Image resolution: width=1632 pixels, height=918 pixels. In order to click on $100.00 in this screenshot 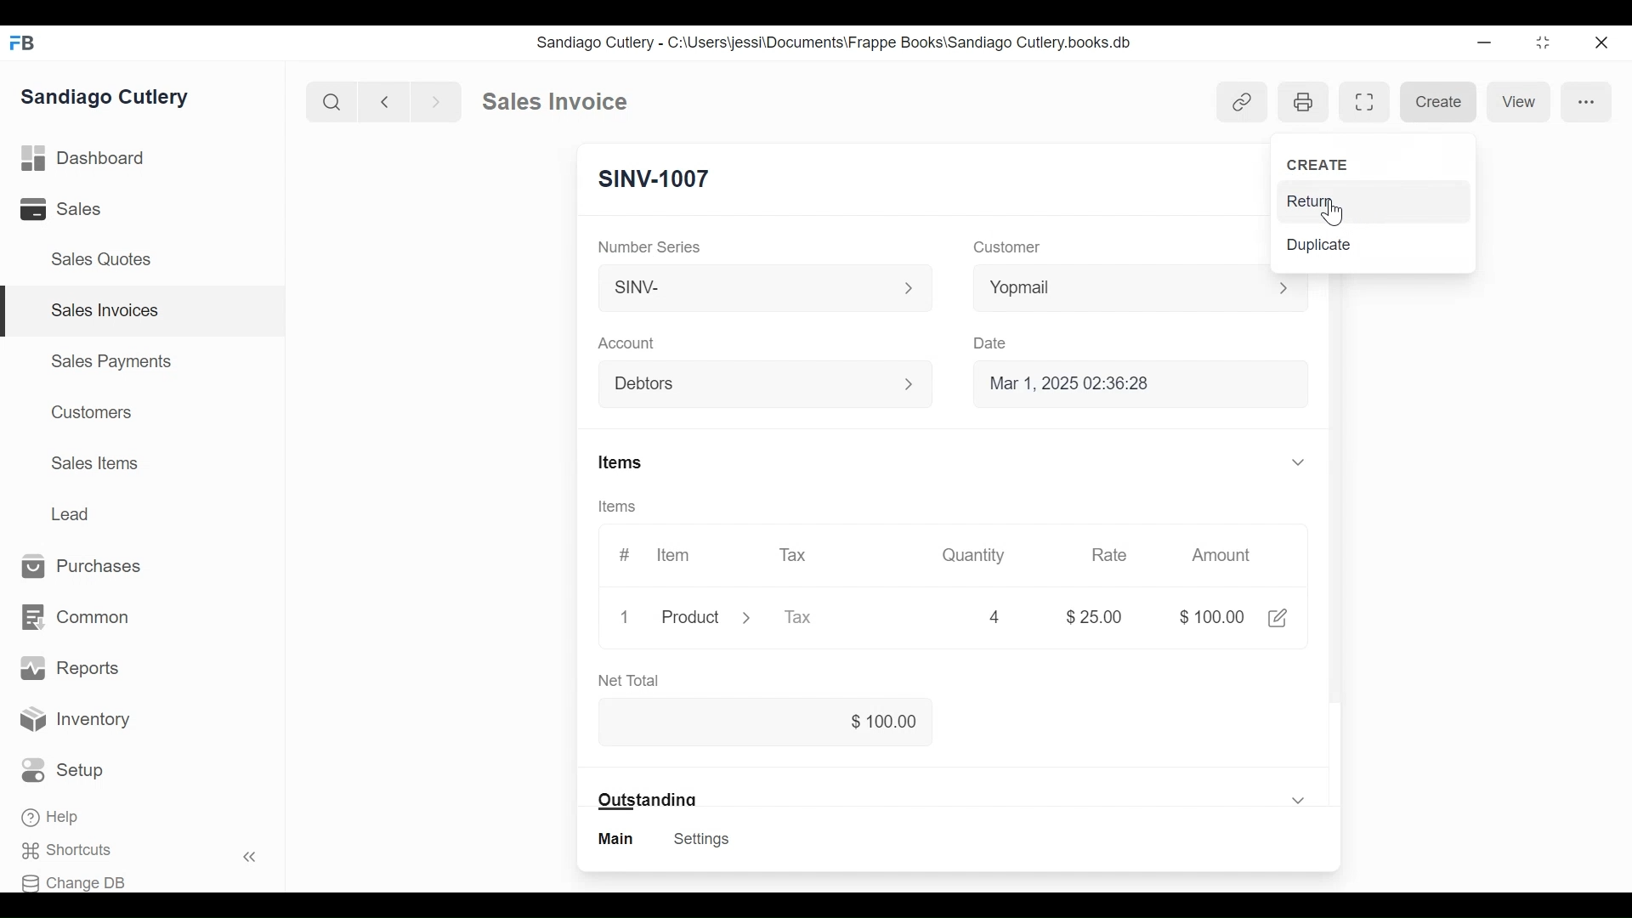, I will do `click(1209, 615)`.